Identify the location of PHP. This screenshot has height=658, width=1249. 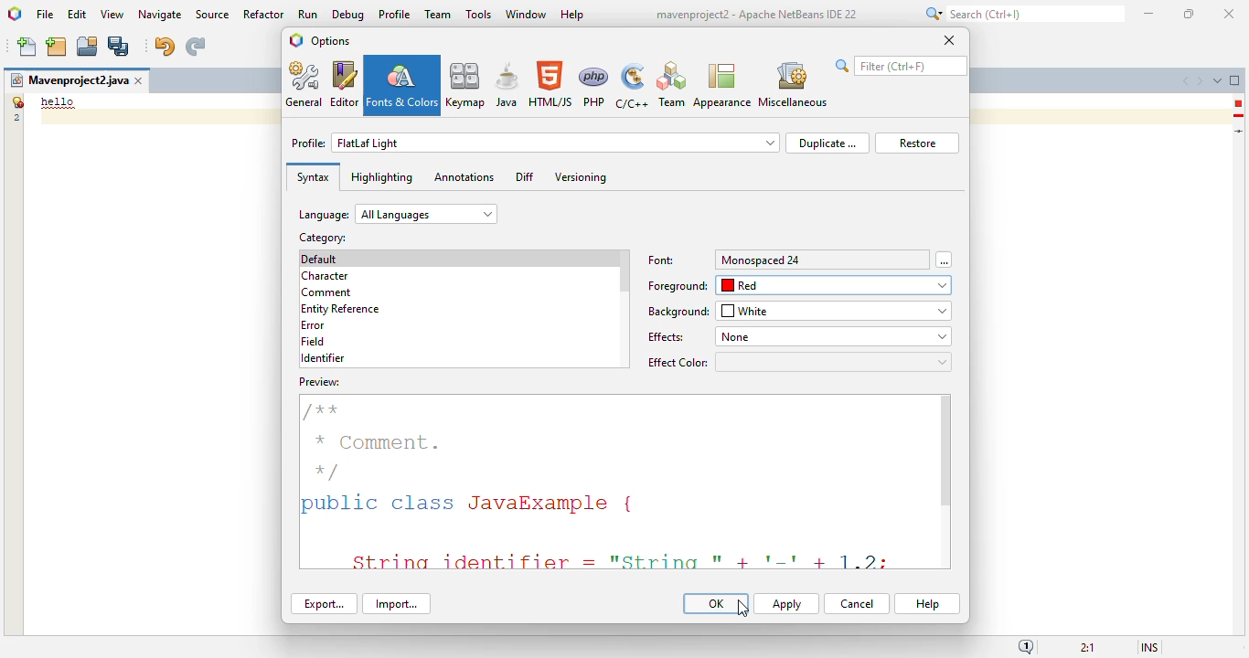
(594, 86).